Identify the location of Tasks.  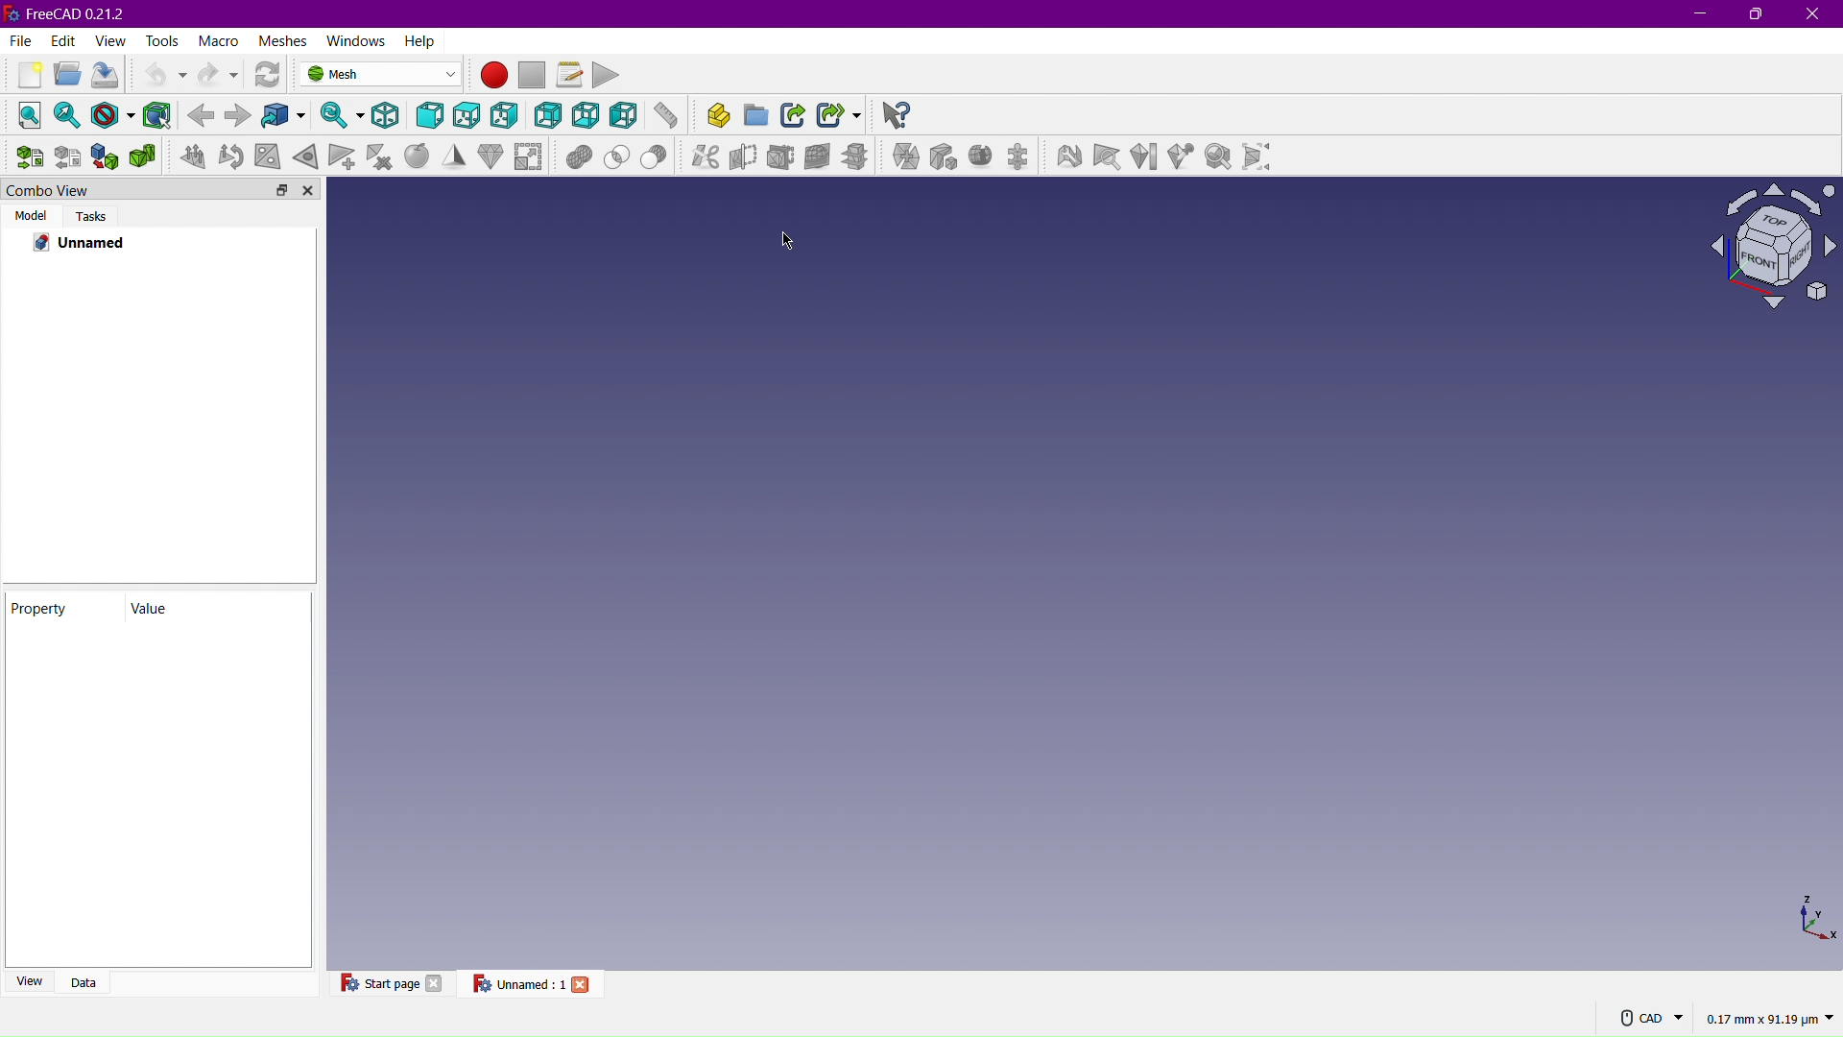
(93, 215).